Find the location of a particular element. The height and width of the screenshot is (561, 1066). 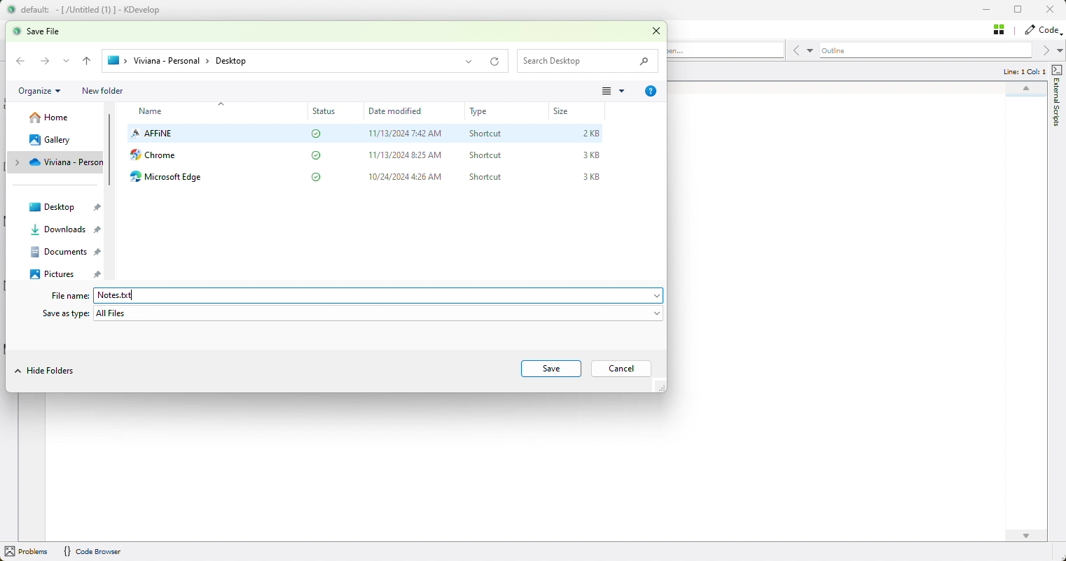

{} Code Browser is located at coordinates (92, 552).